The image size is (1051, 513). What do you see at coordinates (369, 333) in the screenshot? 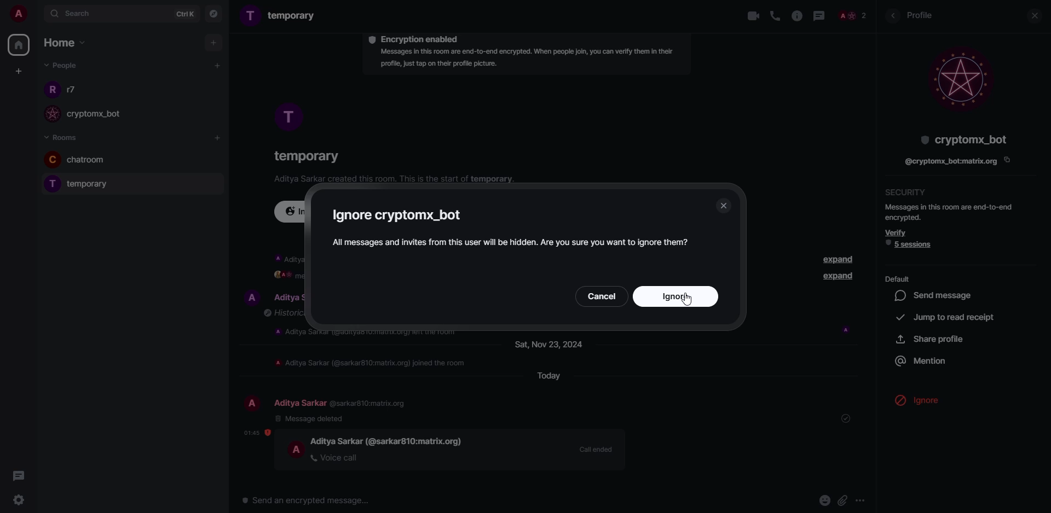
I see `info` at bounding box center [369, 333].